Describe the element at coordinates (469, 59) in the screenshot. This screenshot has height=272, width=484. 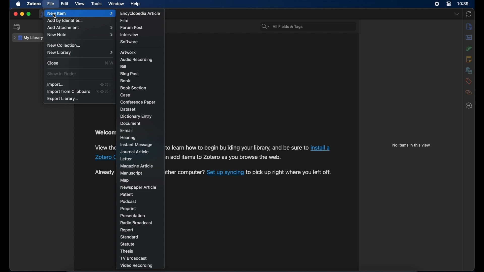
I see `notes` at that location.